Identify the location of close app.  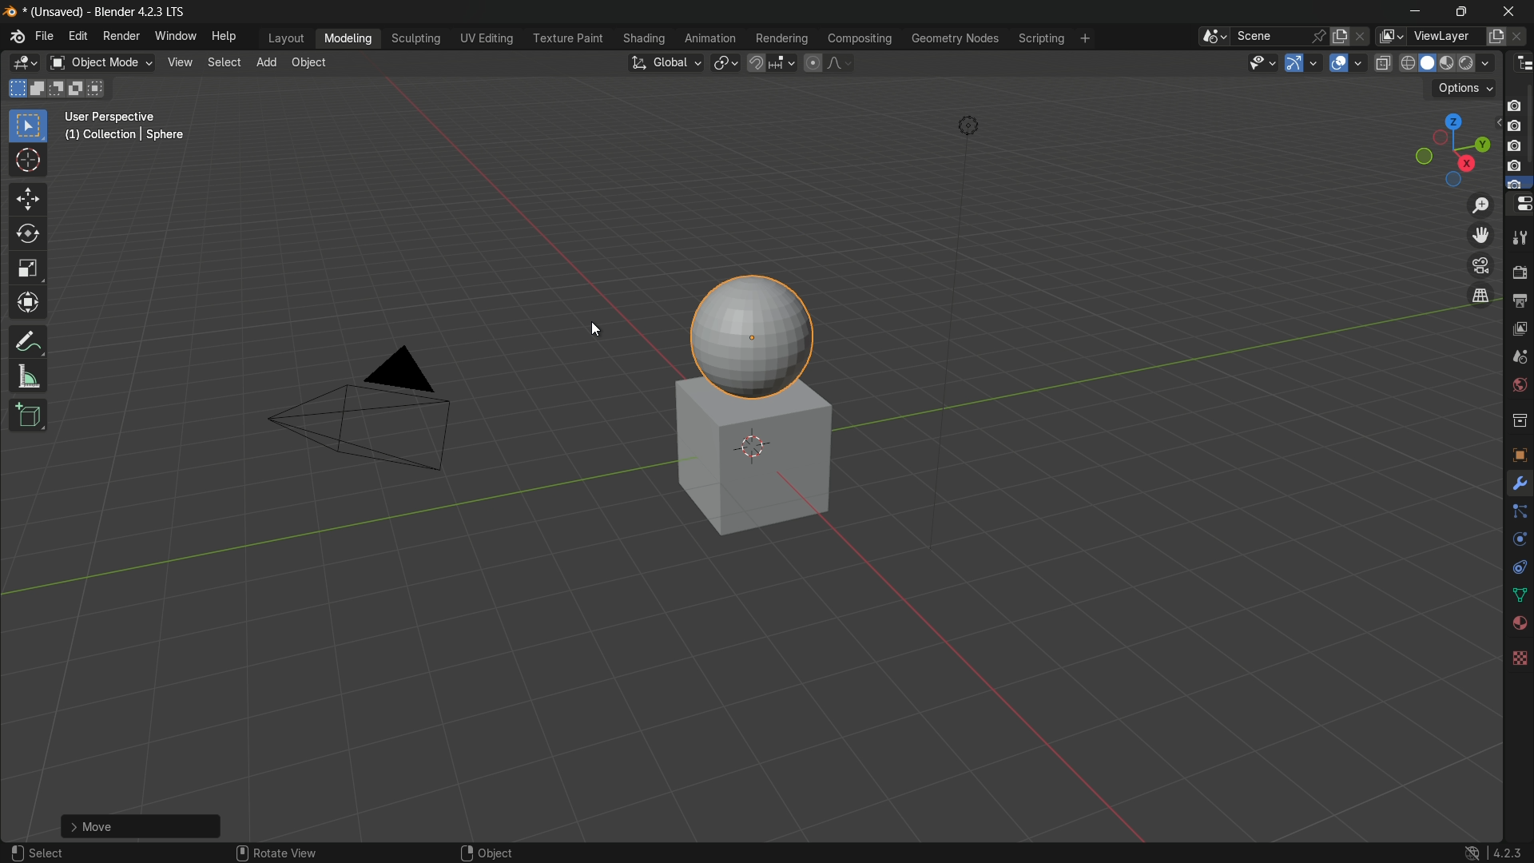
(1512, 11).